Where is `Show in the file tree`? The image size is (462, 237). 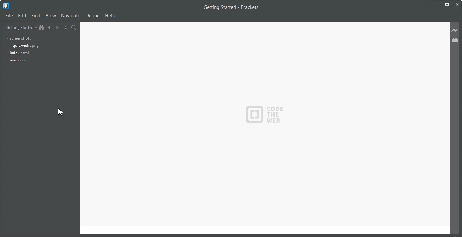 Show in the file tree is located at coordinates (42, 27).